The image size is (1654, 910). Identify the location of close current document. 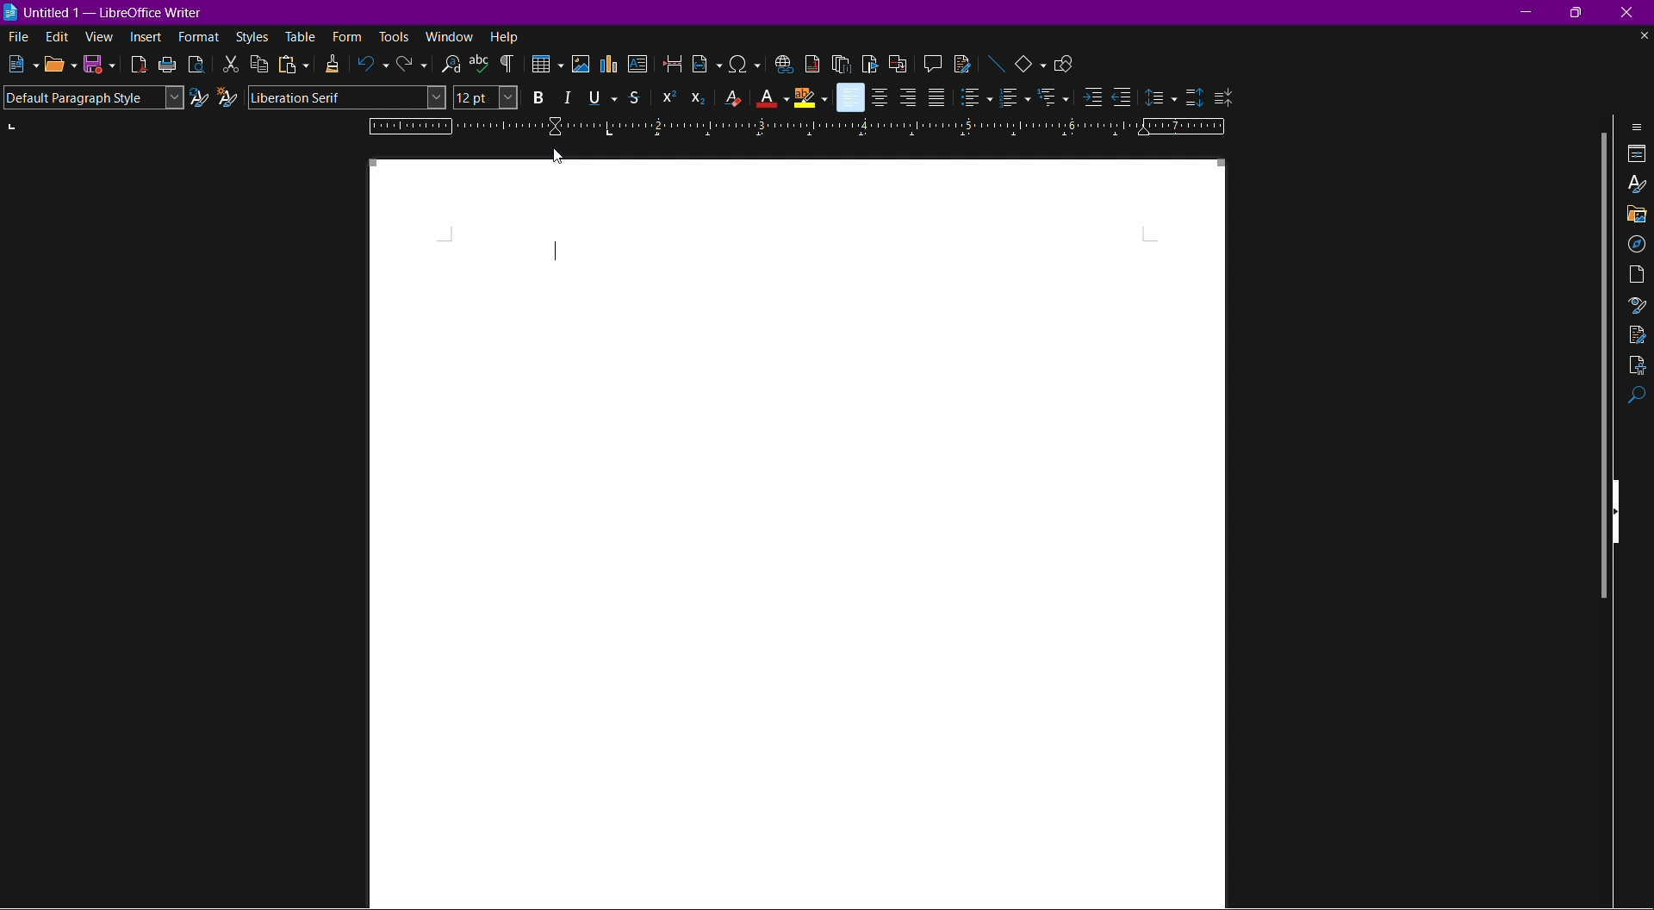
(1643, 36).